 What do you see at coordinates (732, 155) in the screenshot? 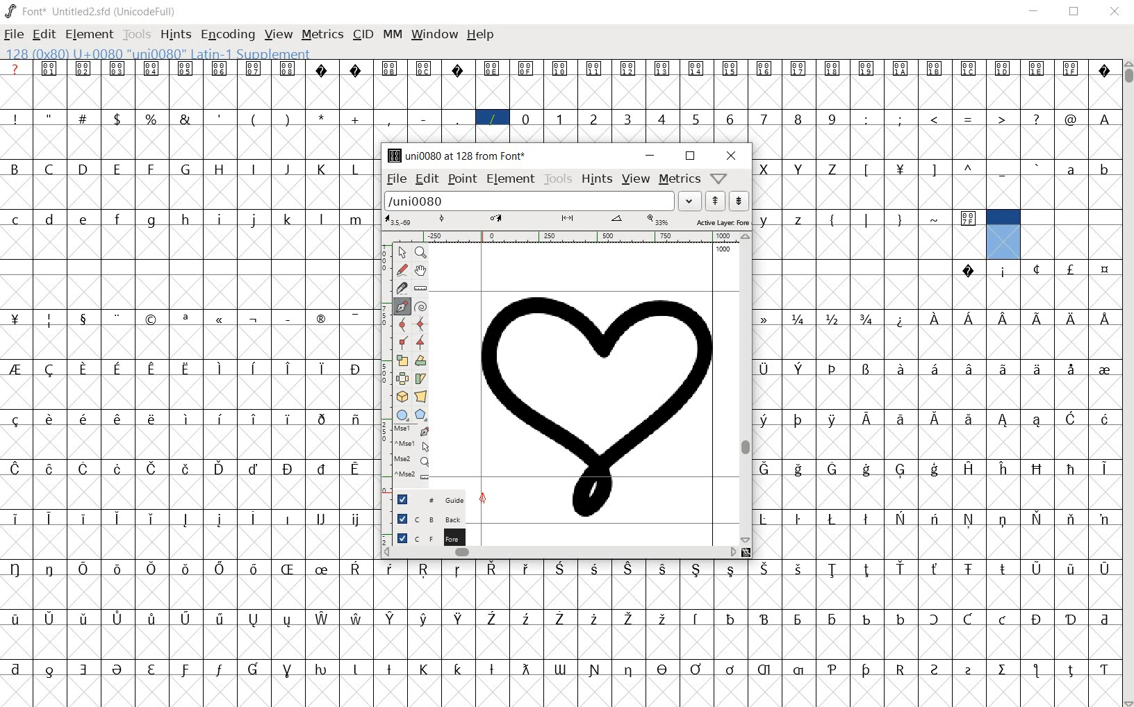
I see `close` at bounding box center [732, 155].